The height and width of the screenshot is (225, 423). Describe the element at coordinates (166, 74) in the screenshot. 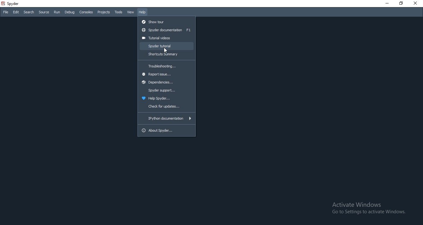

I see `report issue` at that location.